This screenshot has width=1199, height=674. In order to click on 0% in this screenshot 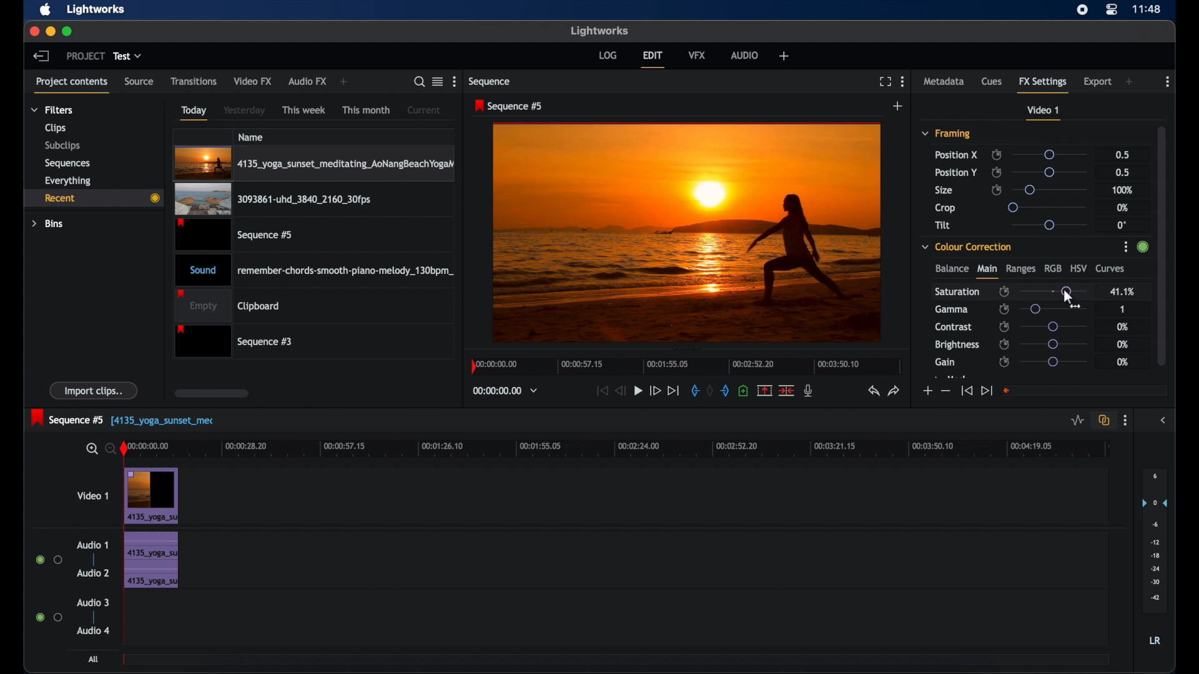, I will do `click(1123, 362)`.